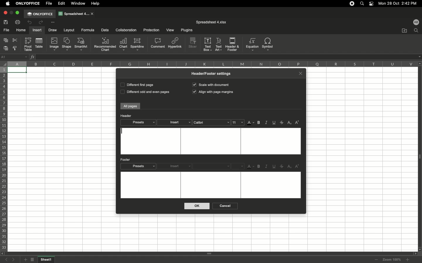 The image size is (422, 263). I want to click on Font color, so click(251, 123).